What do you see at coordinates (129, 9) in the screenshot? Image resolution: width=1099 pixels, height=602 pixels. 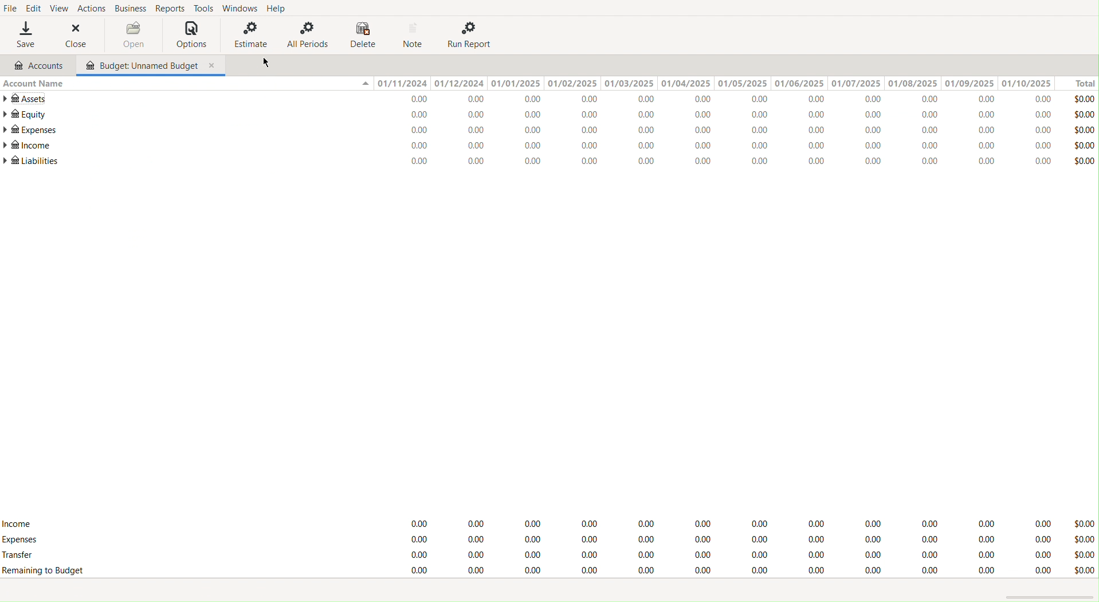 I see `Business` at bounding box center [129, 9].